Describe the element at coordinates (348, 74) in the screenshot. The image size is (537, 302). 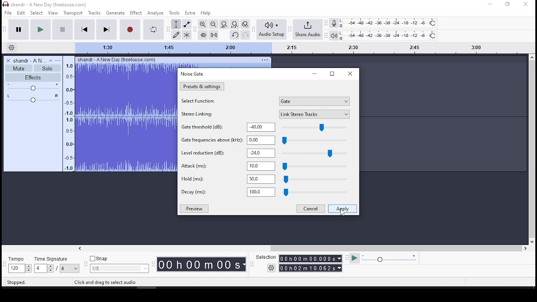
I see `restore` at that location.